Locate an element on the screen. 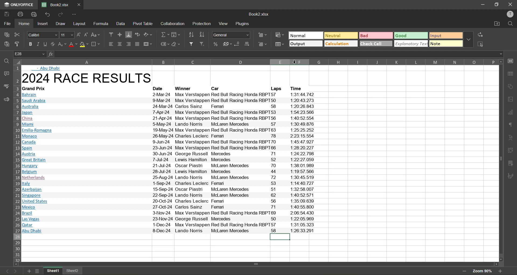 This screenshot has height=275, width=517. text is located at coordinates (512, 138).